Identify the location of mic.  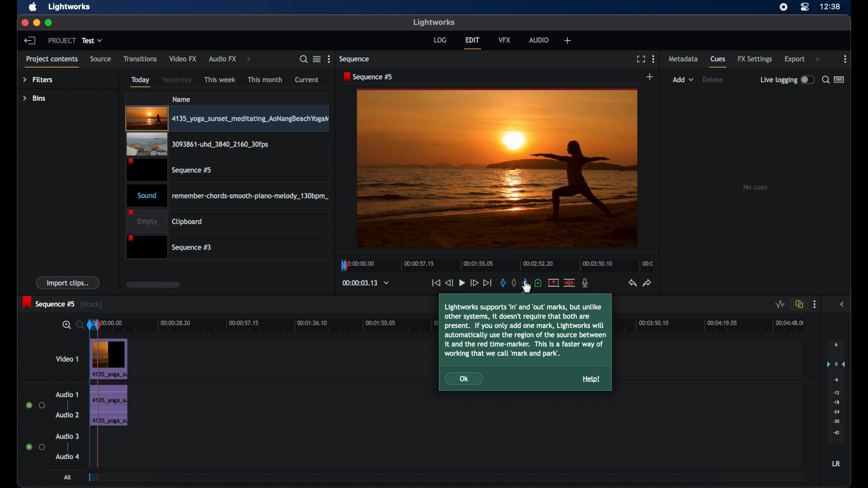
(586, 283).